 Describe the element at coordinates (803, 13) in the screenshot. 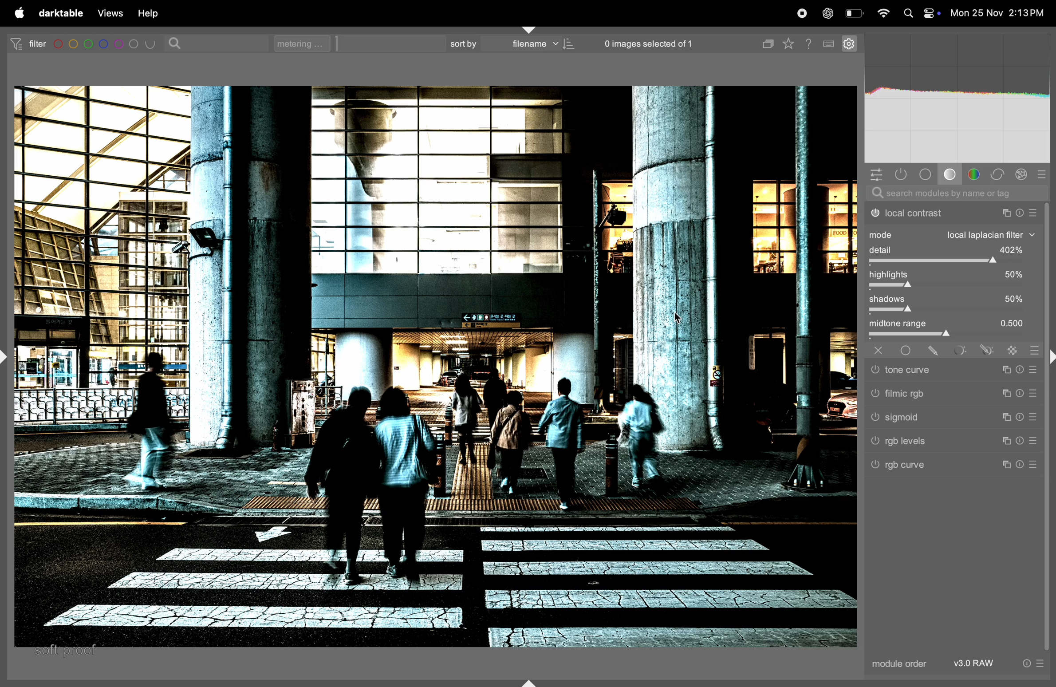

I see `record` at that location.